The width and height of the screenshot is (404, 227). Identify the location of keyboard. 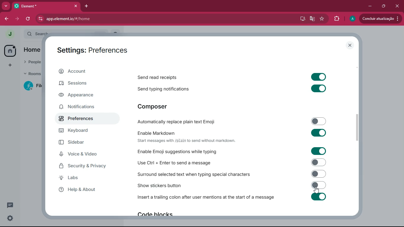
(81, 131).